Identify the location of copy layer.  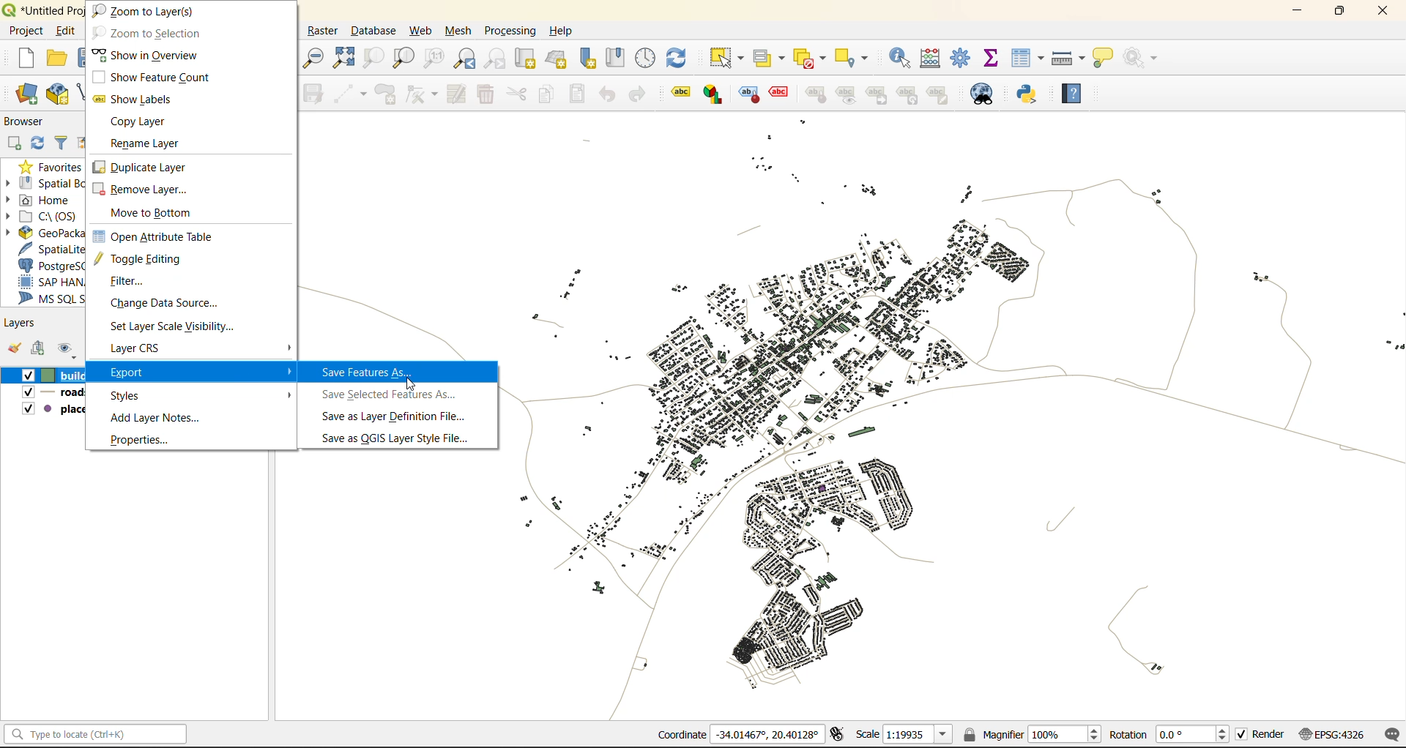
(151, 124).